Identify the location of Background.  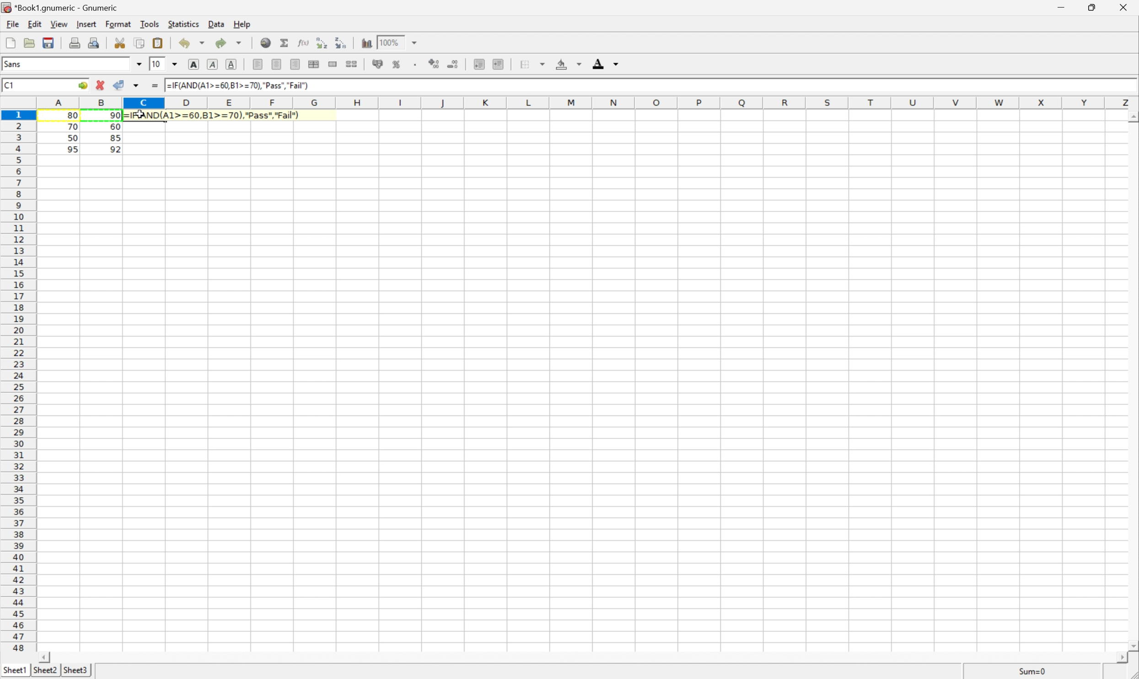
(569, 64).